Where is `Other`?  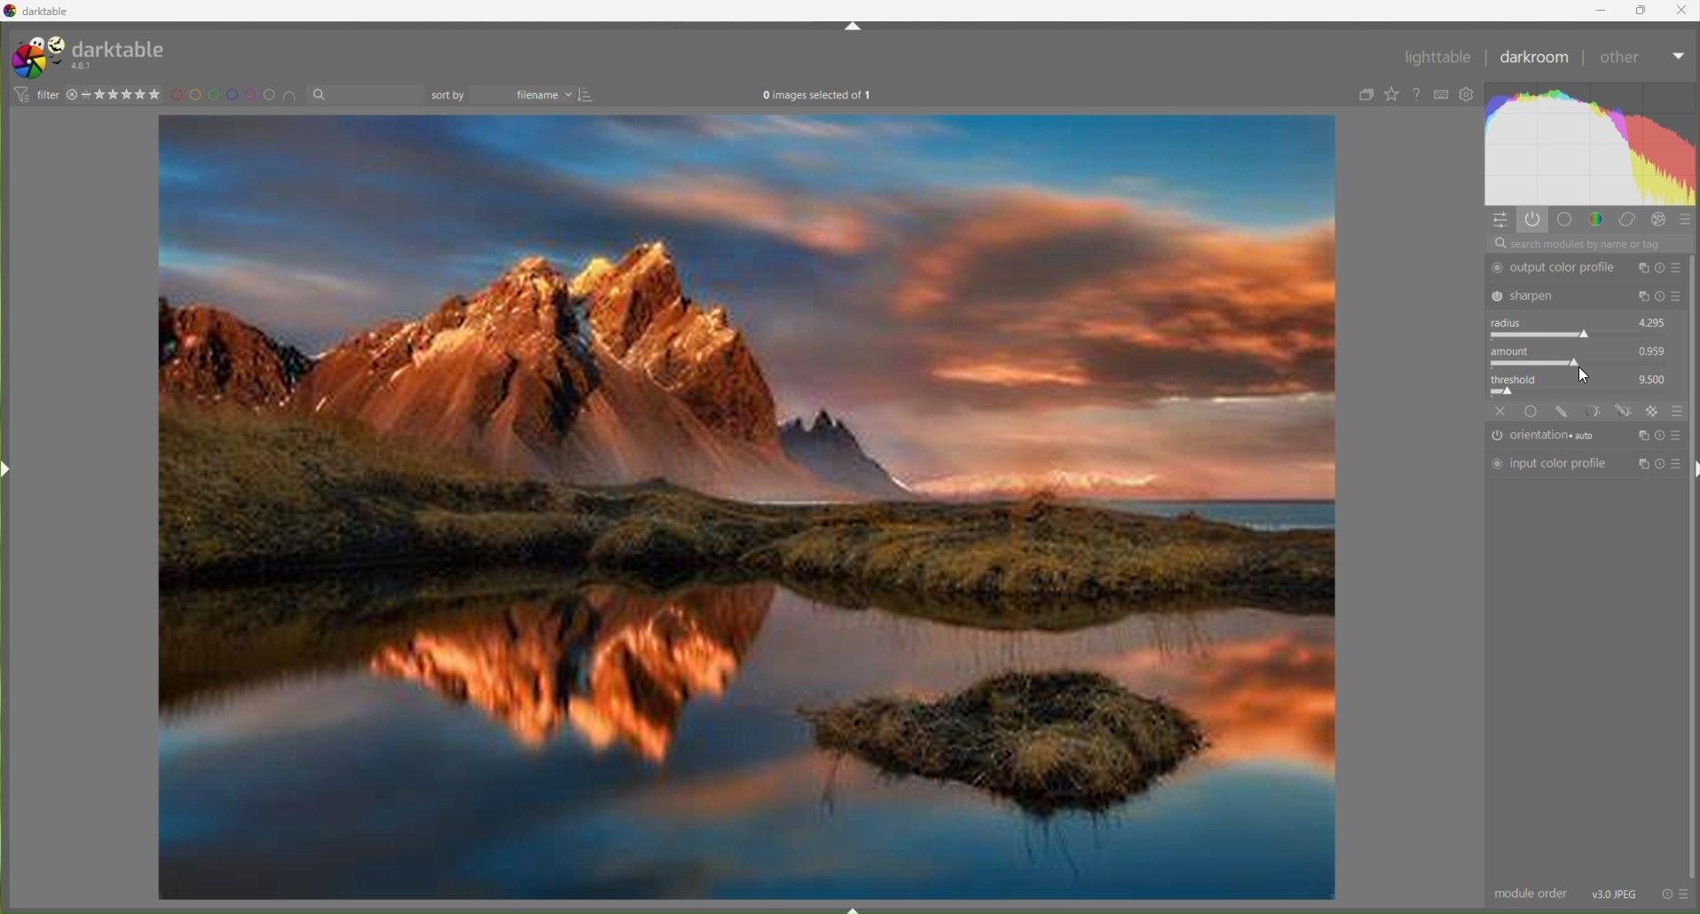 Other is located at coordinates (1641, 60).